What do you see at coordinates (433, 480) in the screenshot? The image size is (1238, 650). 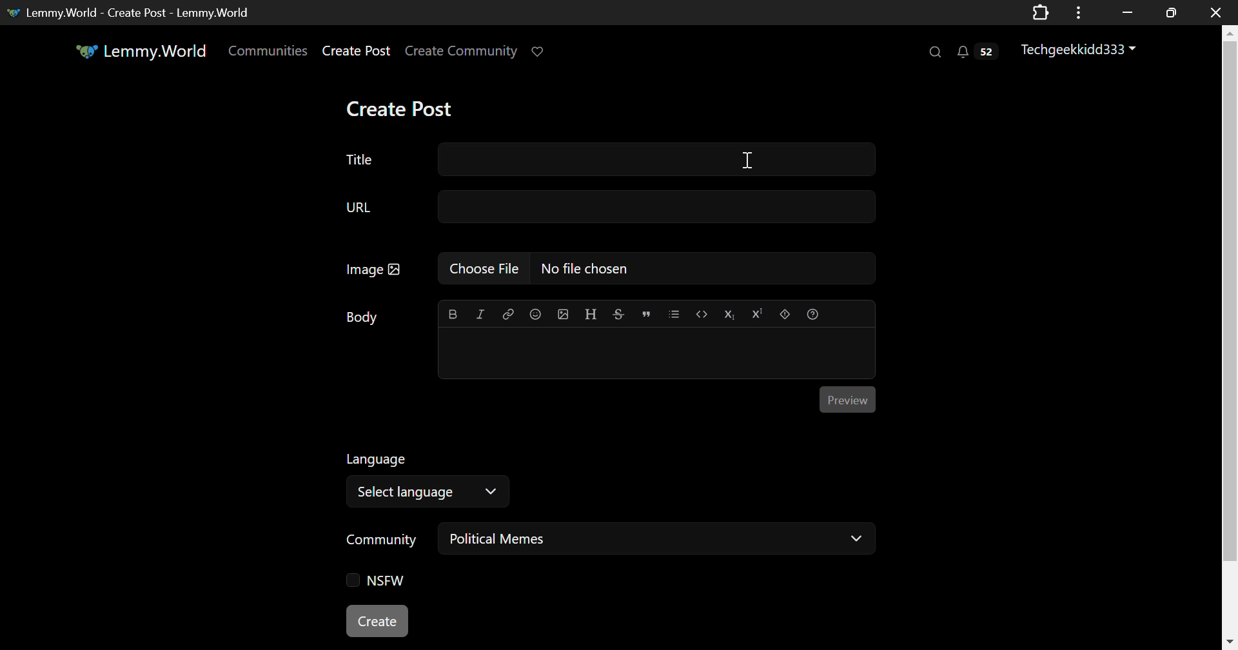 I see `Select Language` at bounding box center [433, 480].